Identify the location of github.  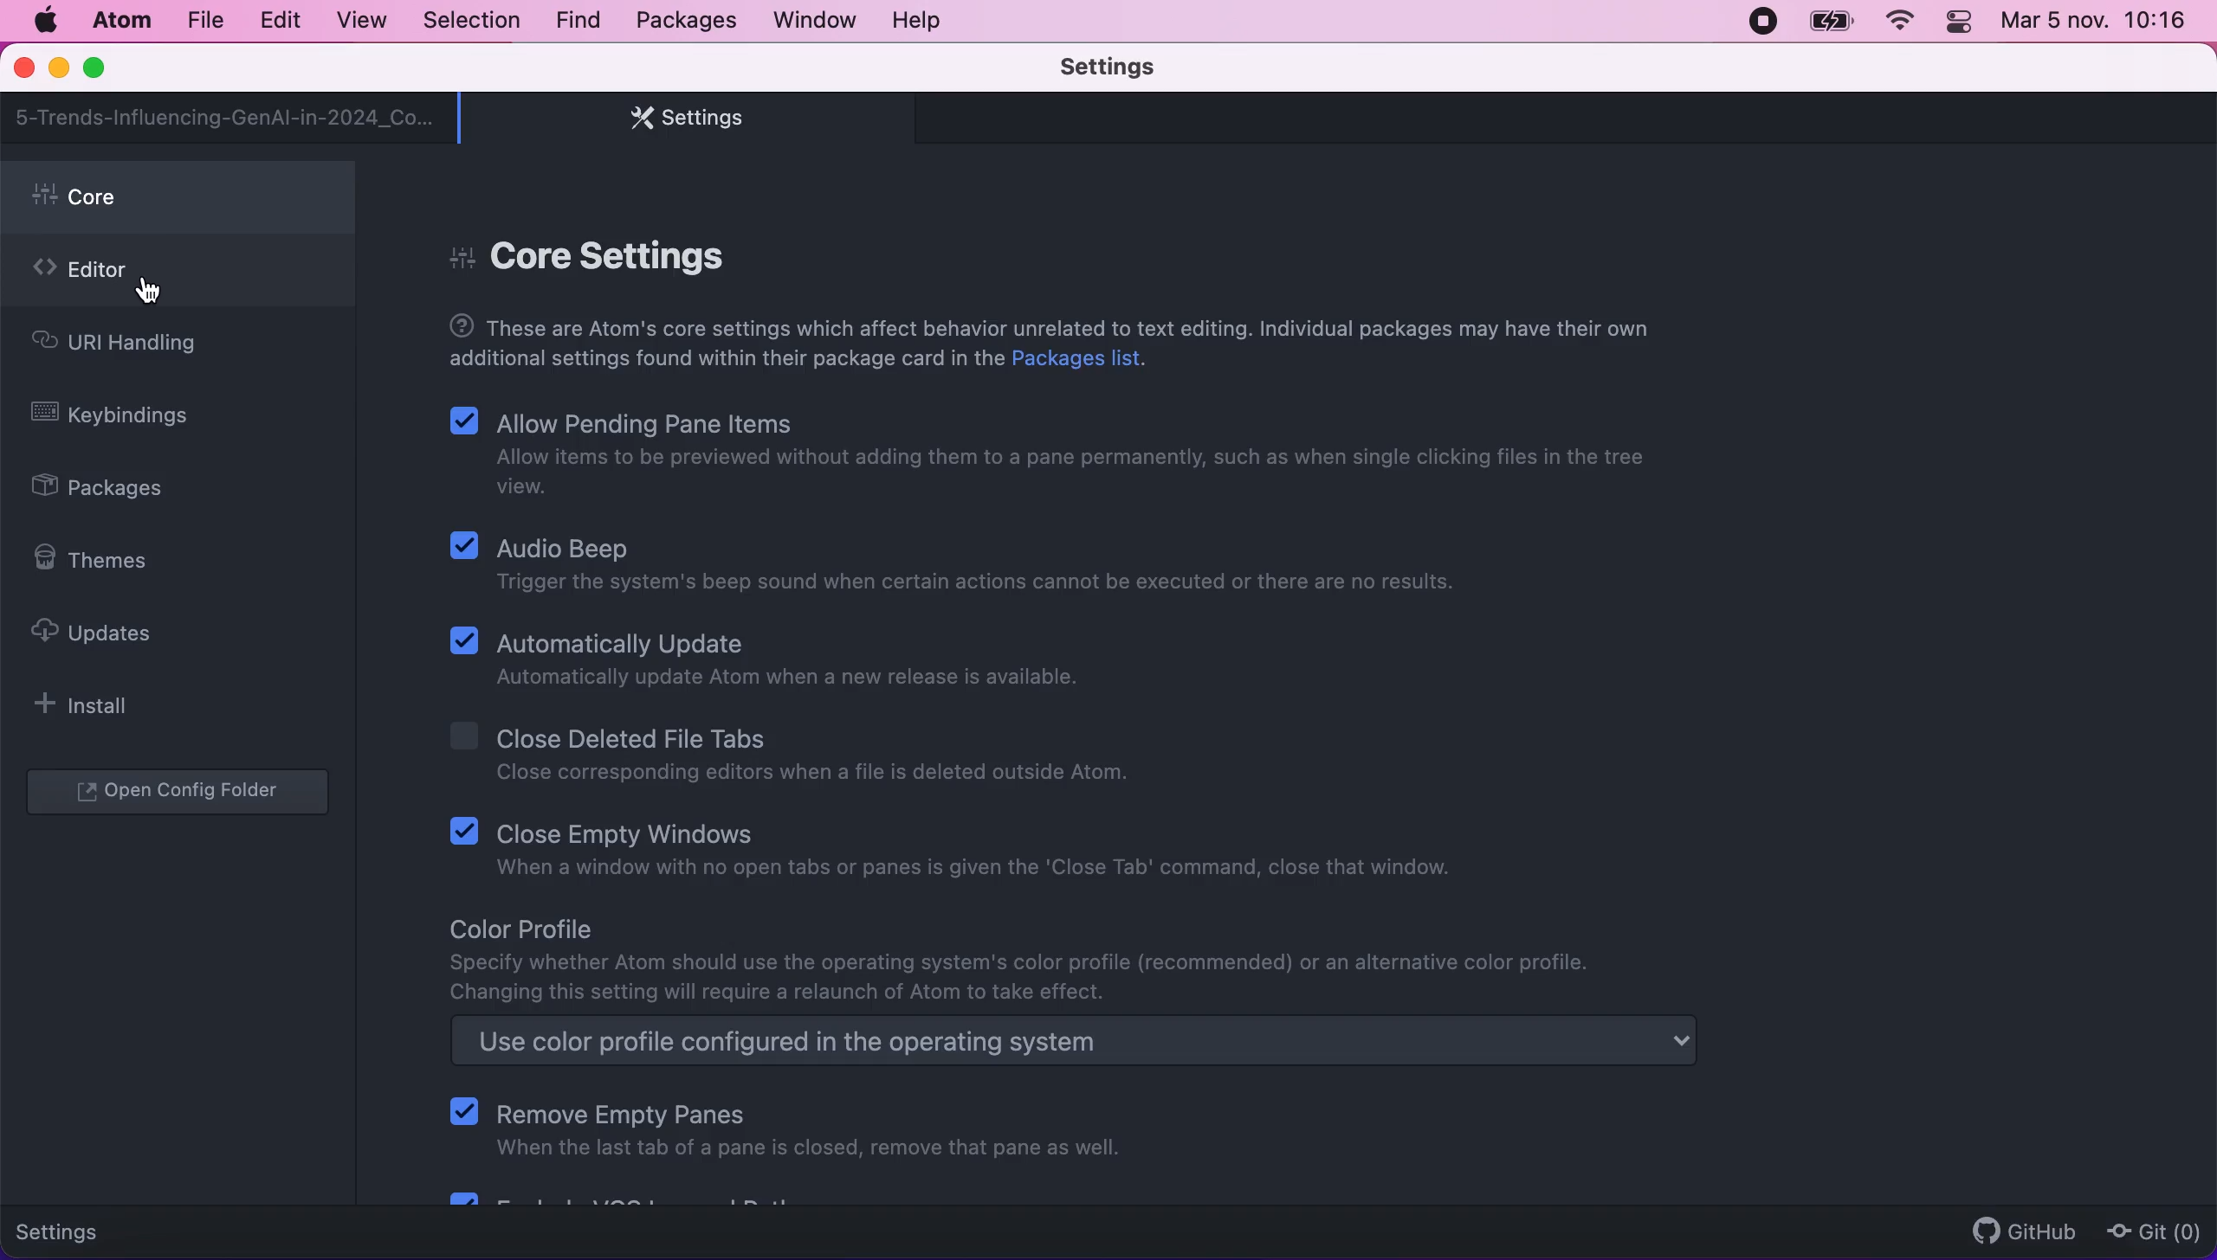
(2016, 1231).